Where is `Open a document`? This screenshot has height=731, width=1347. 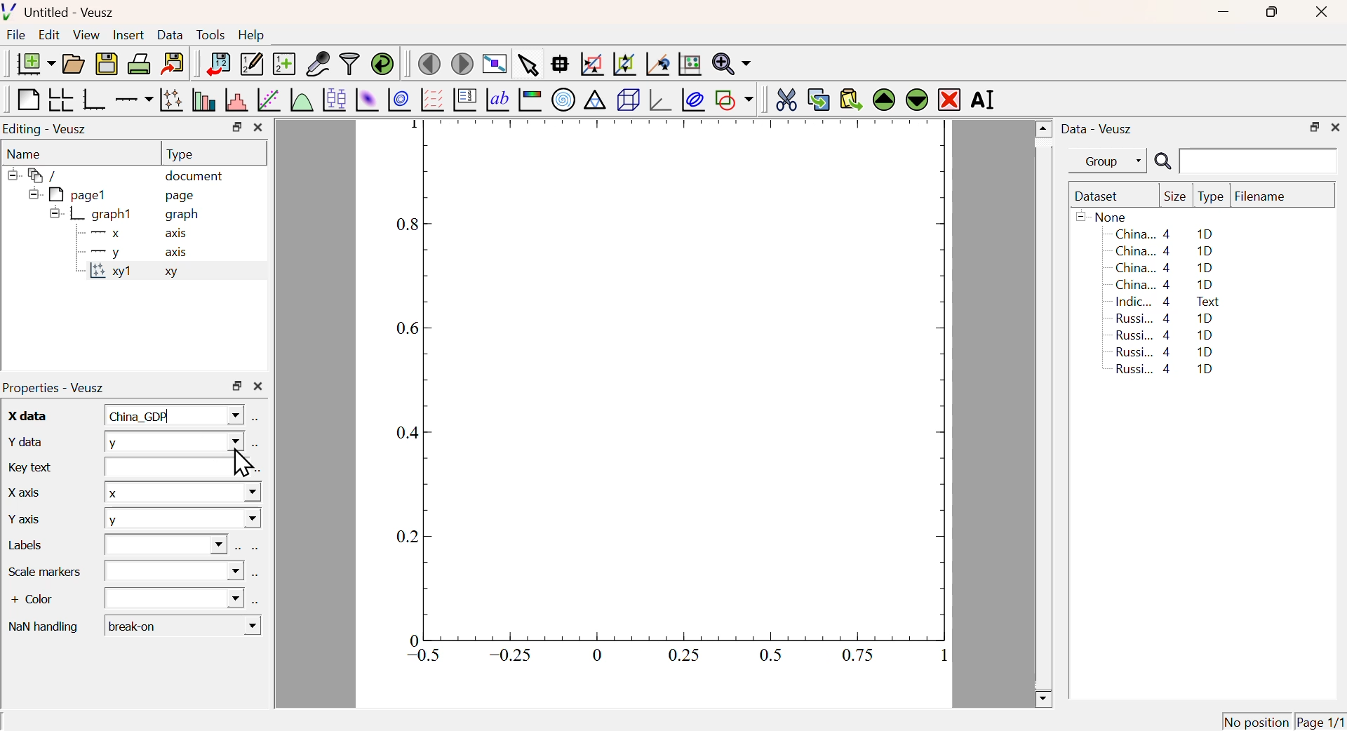
Open a document is located at coordinates (72, 64).